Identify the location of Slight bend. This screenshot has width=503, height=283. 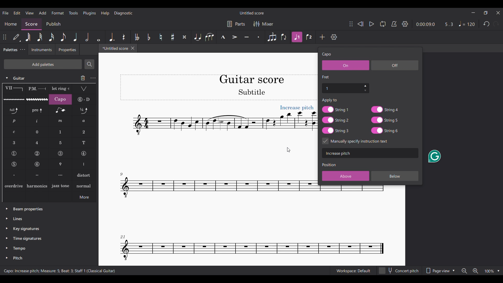
(84, 110).